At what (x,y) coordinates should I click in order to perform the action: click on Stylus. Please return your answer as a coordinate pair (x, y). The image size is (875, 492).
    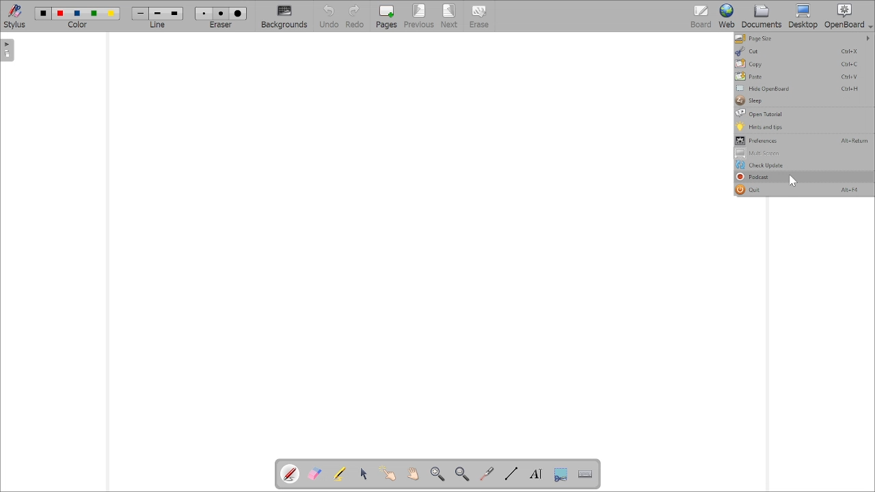
    Looking at the image, I should click on (15, 16).